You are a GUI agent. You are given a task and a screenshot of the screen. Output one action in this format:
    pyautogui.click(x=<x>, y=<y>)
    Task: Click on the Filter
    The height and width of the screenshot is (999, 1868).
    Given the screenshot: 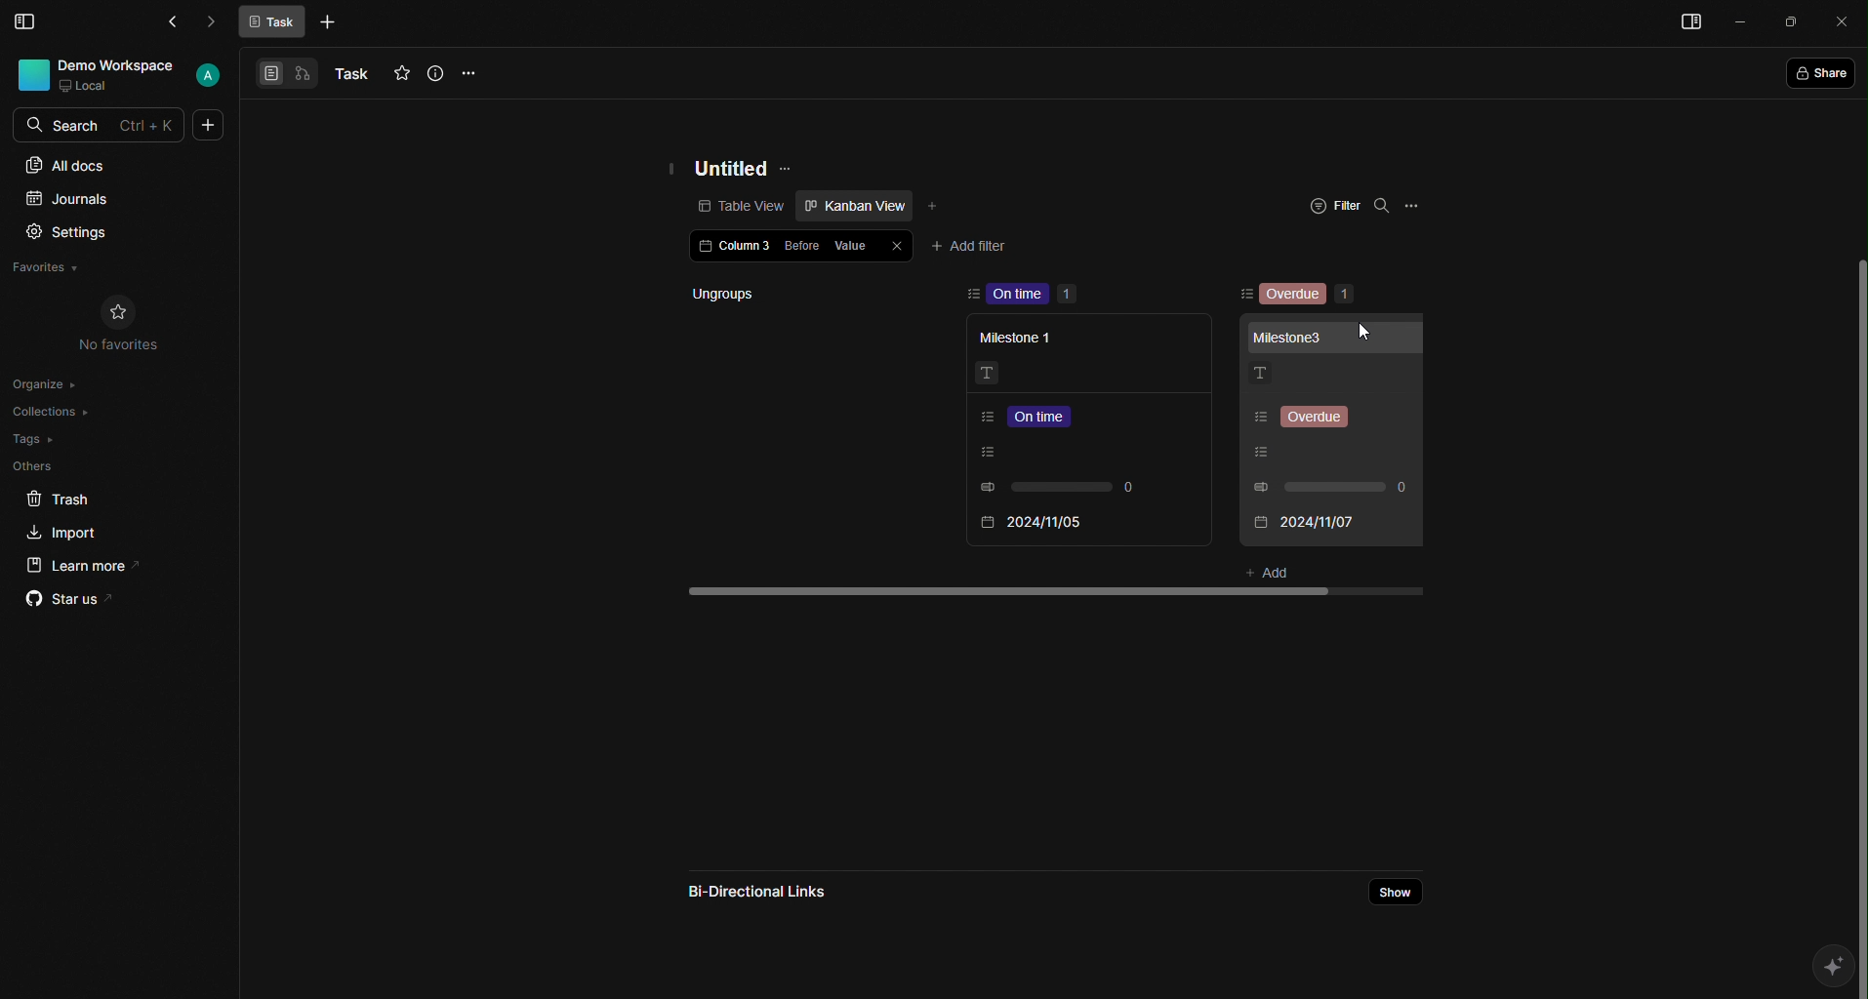 What is the action you would take?
    pyautogui.click(x=1333, y=203)
    